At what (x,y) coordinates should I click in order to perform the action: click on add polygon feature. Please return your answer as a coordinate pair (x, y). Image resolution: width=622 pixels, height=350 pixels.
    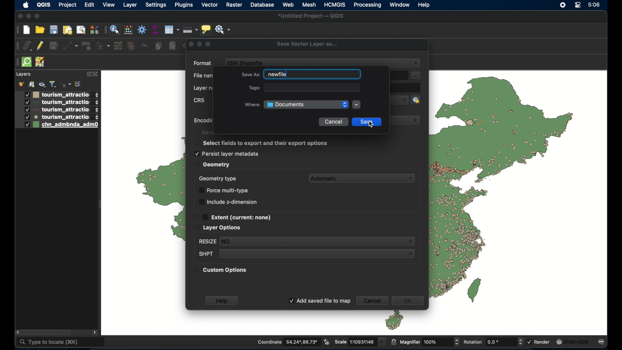
    Looking at the image, I should click on (87, 46).